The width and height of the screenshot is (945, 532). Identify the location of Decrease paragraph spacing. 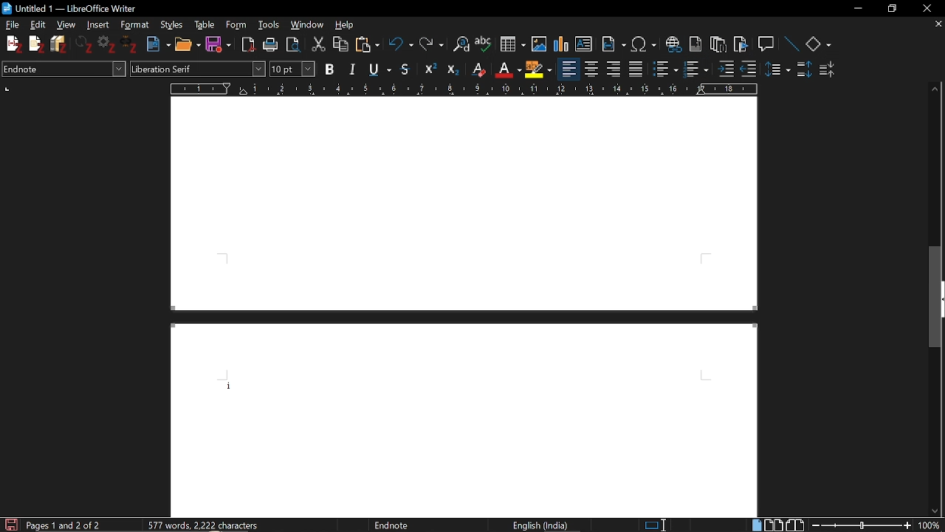
(829, 72).